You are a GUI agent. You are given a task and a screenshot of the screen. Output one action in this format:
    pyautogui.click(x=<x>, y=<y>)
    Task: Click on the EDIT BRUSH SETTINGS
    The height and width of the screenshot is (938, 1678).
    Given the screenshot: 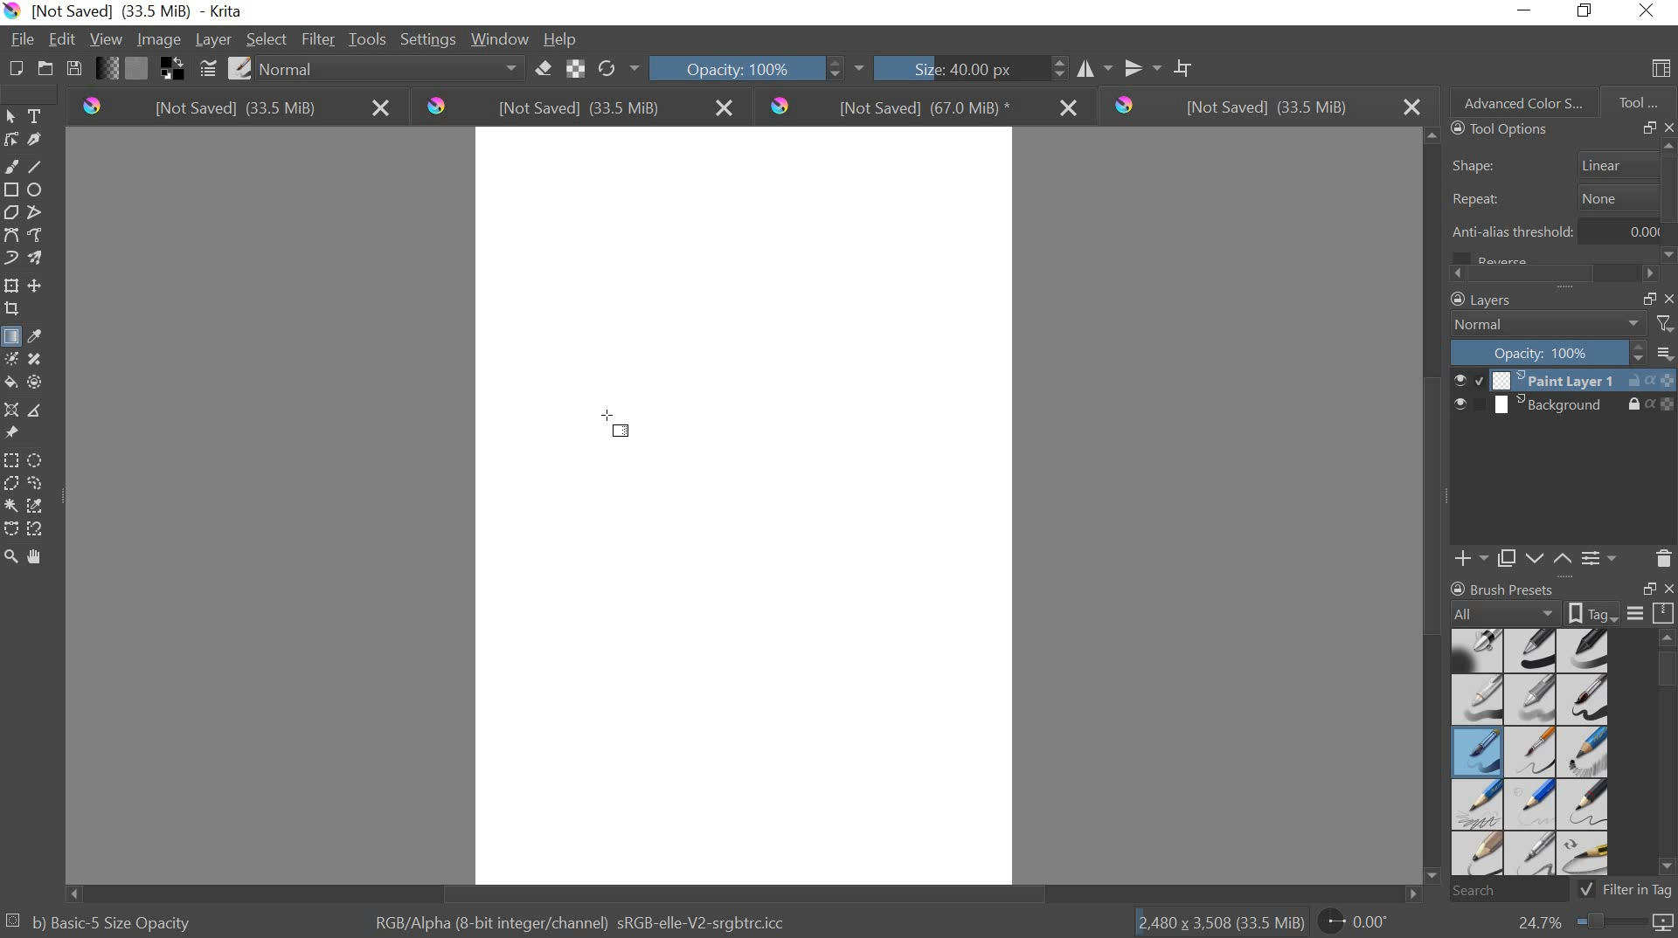 What is the action you would take?
    pyautogui.click(x=205, y=69)
    